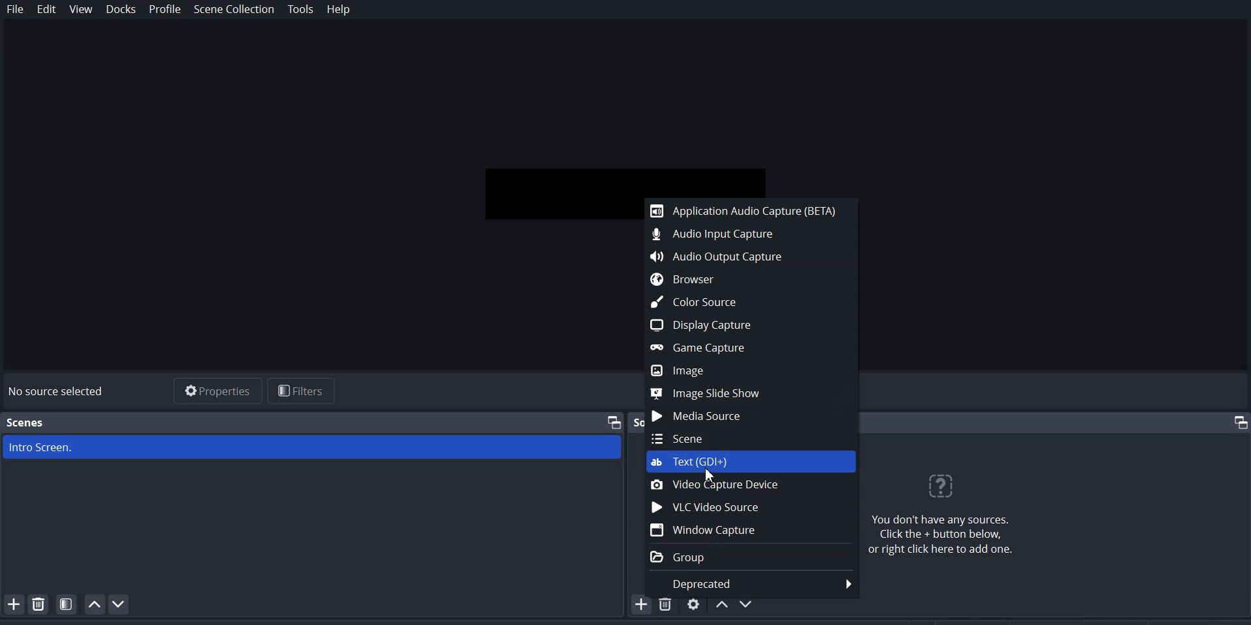 Image resolution: width=1251 pixels, height=625 pixels. Describe the element at coordinates (39, 604) in the screenshot. I see `Remove Selected Scene` at that location.